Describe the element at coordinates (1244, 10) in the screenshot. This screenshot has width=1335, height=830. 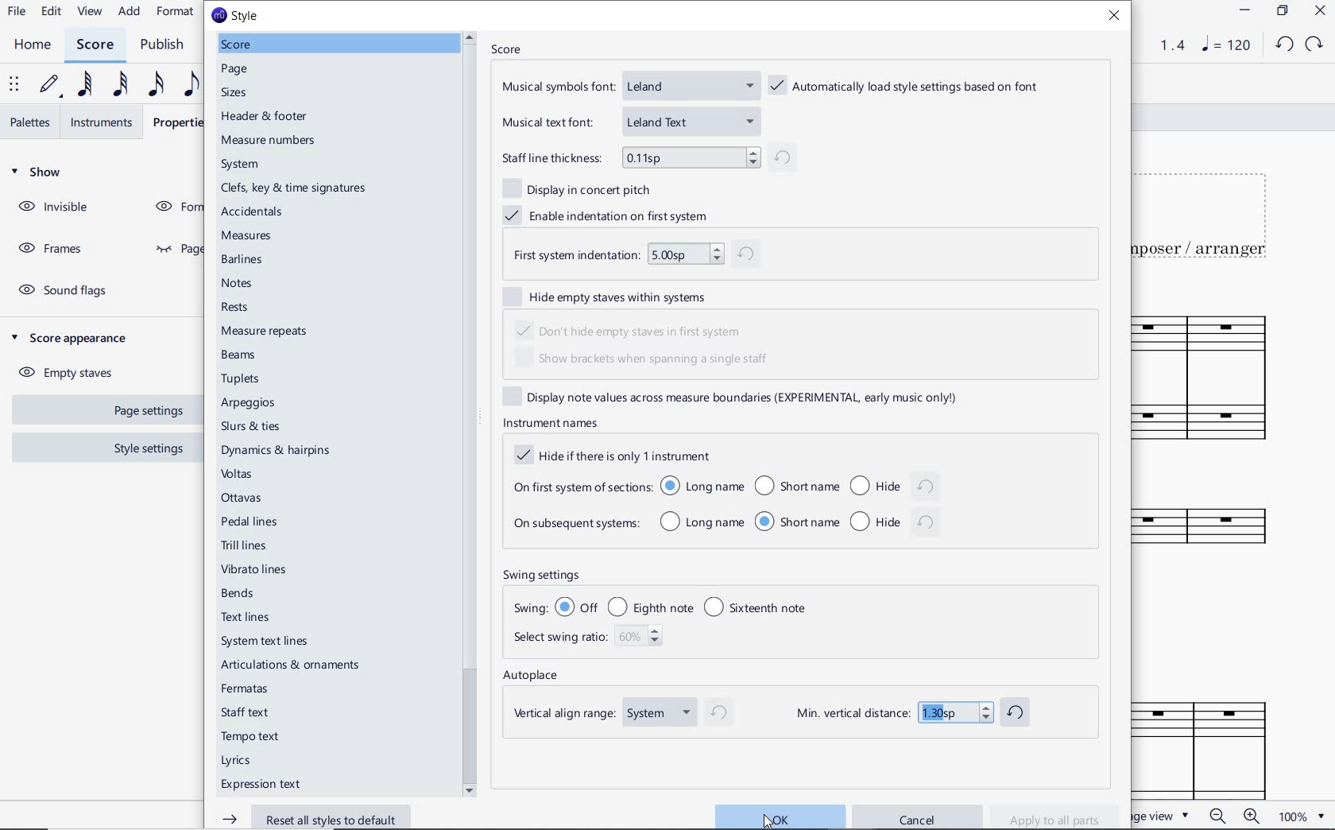
I see `MINIMIZE` at that location.